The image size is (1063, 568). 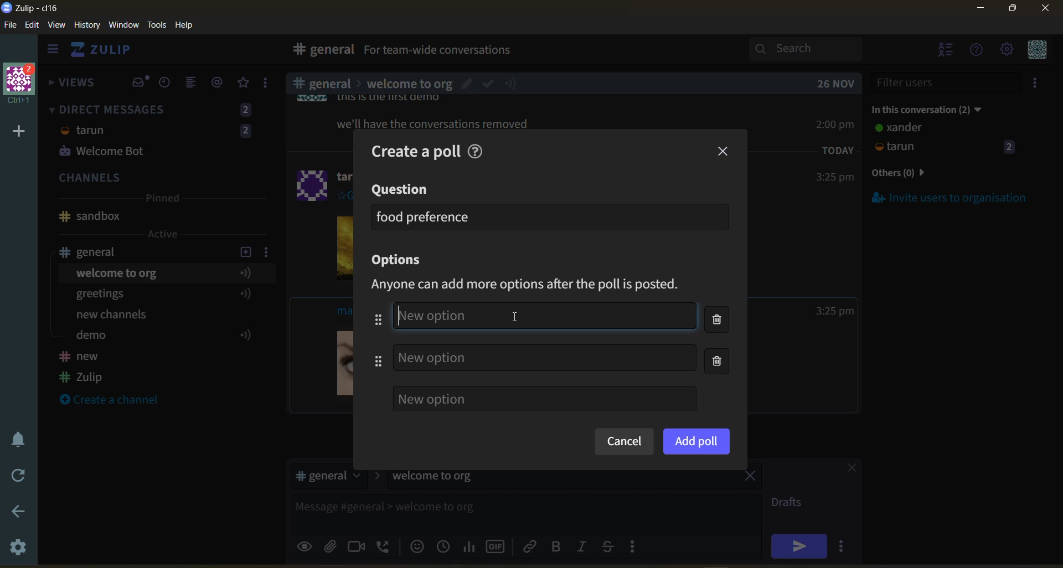 What do you see at coordinates (109, 53) in the screenshot?
I see `home view` at bounding box center [109, 53].